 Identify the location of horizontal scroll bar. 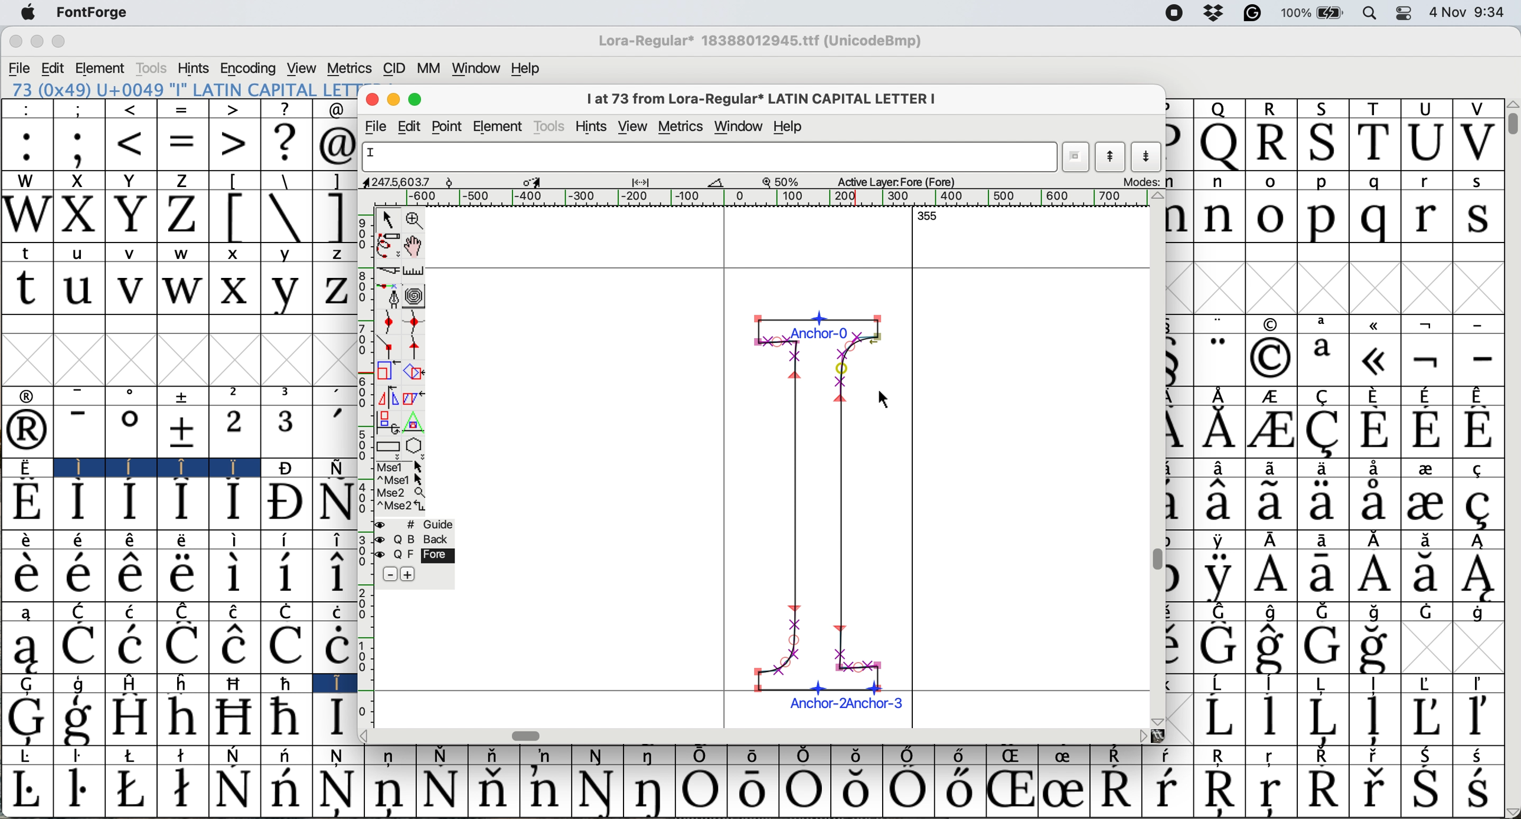
(526, 735).